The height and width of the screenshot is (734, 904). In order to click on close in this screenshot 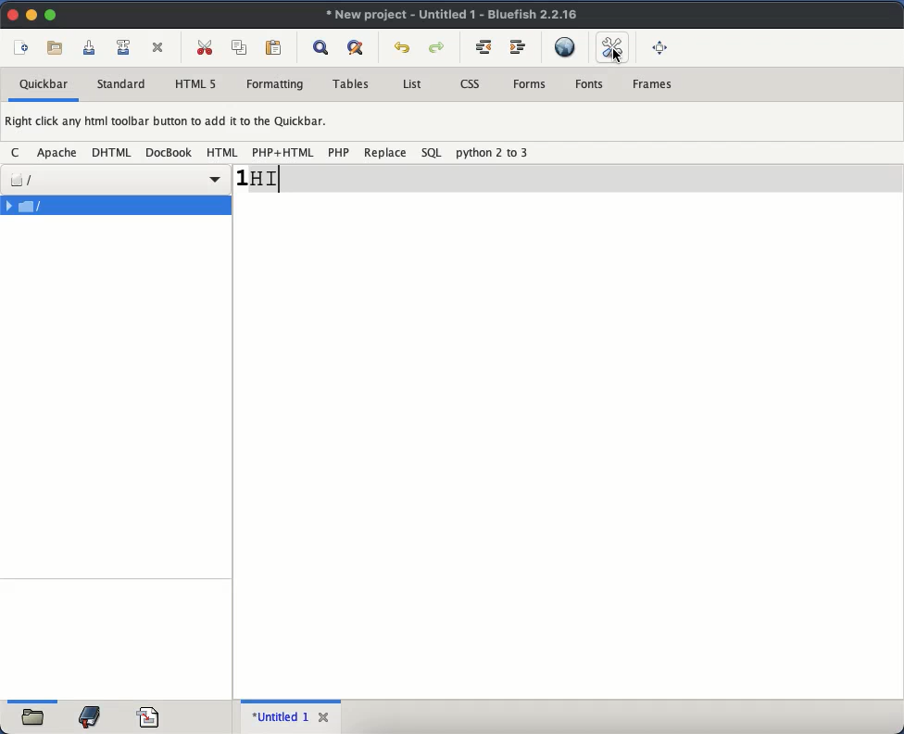, I will do `click(14, 16)`.